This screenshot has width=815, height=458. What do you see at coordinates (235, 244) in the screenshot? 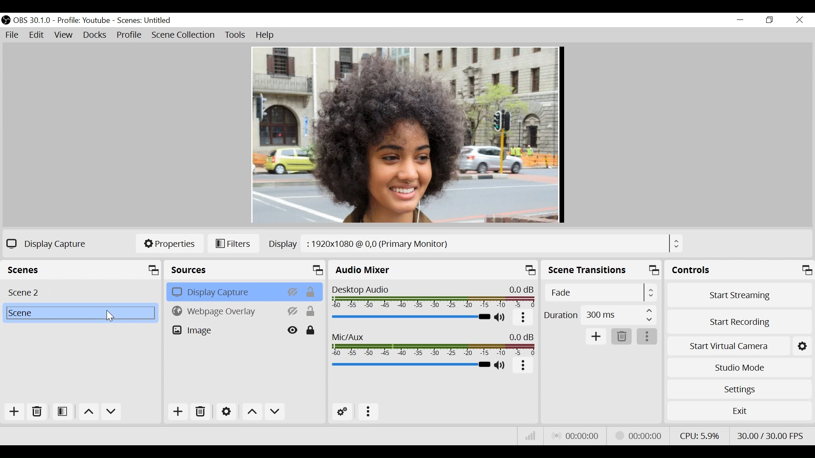
I see `Filters` at bounding box center [235, 244].